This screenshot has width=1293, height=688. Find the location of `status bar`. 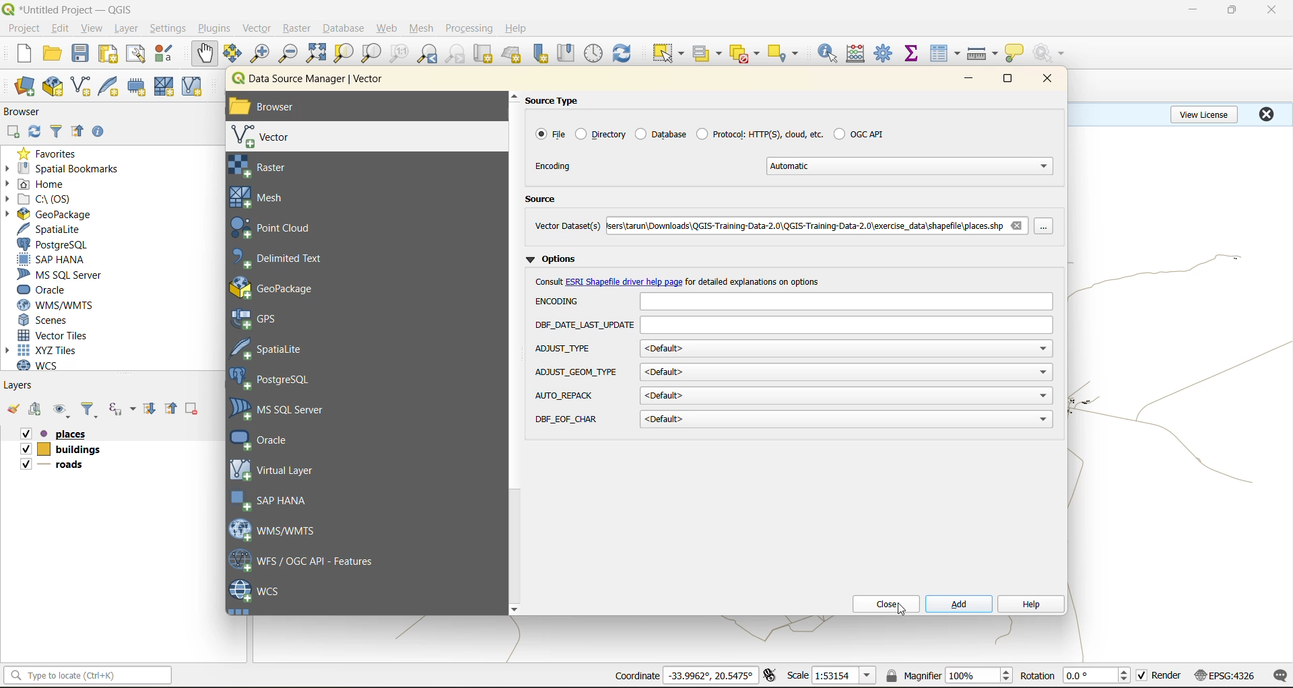

status bar is located at coordinates (86, 675).